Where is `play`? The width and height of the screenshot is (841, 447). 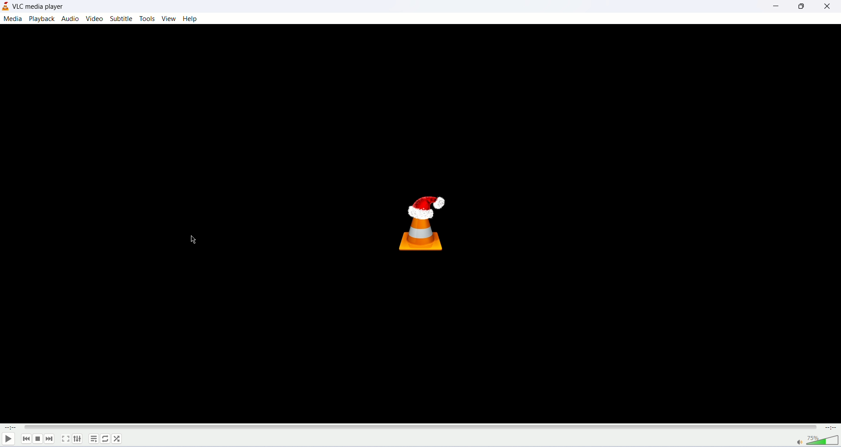 play is located at coordinates (8, 440).